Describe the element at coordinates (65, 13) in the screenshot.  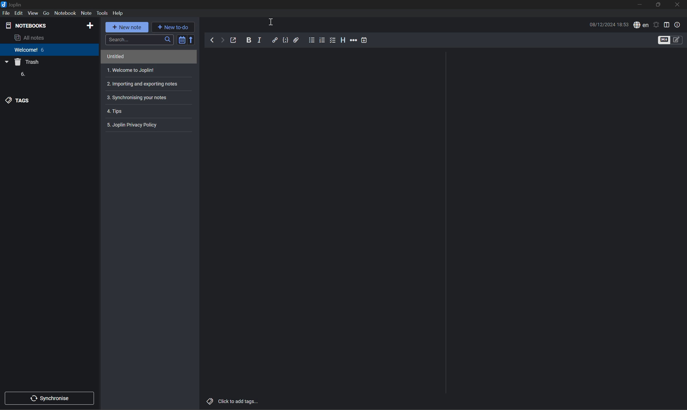
I see `Notebook` at that location.